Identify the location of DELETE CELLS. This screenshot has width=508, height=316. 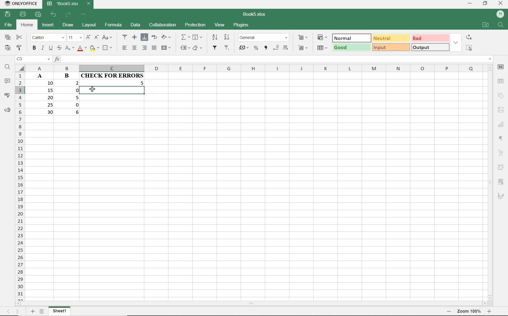
(304, 48).